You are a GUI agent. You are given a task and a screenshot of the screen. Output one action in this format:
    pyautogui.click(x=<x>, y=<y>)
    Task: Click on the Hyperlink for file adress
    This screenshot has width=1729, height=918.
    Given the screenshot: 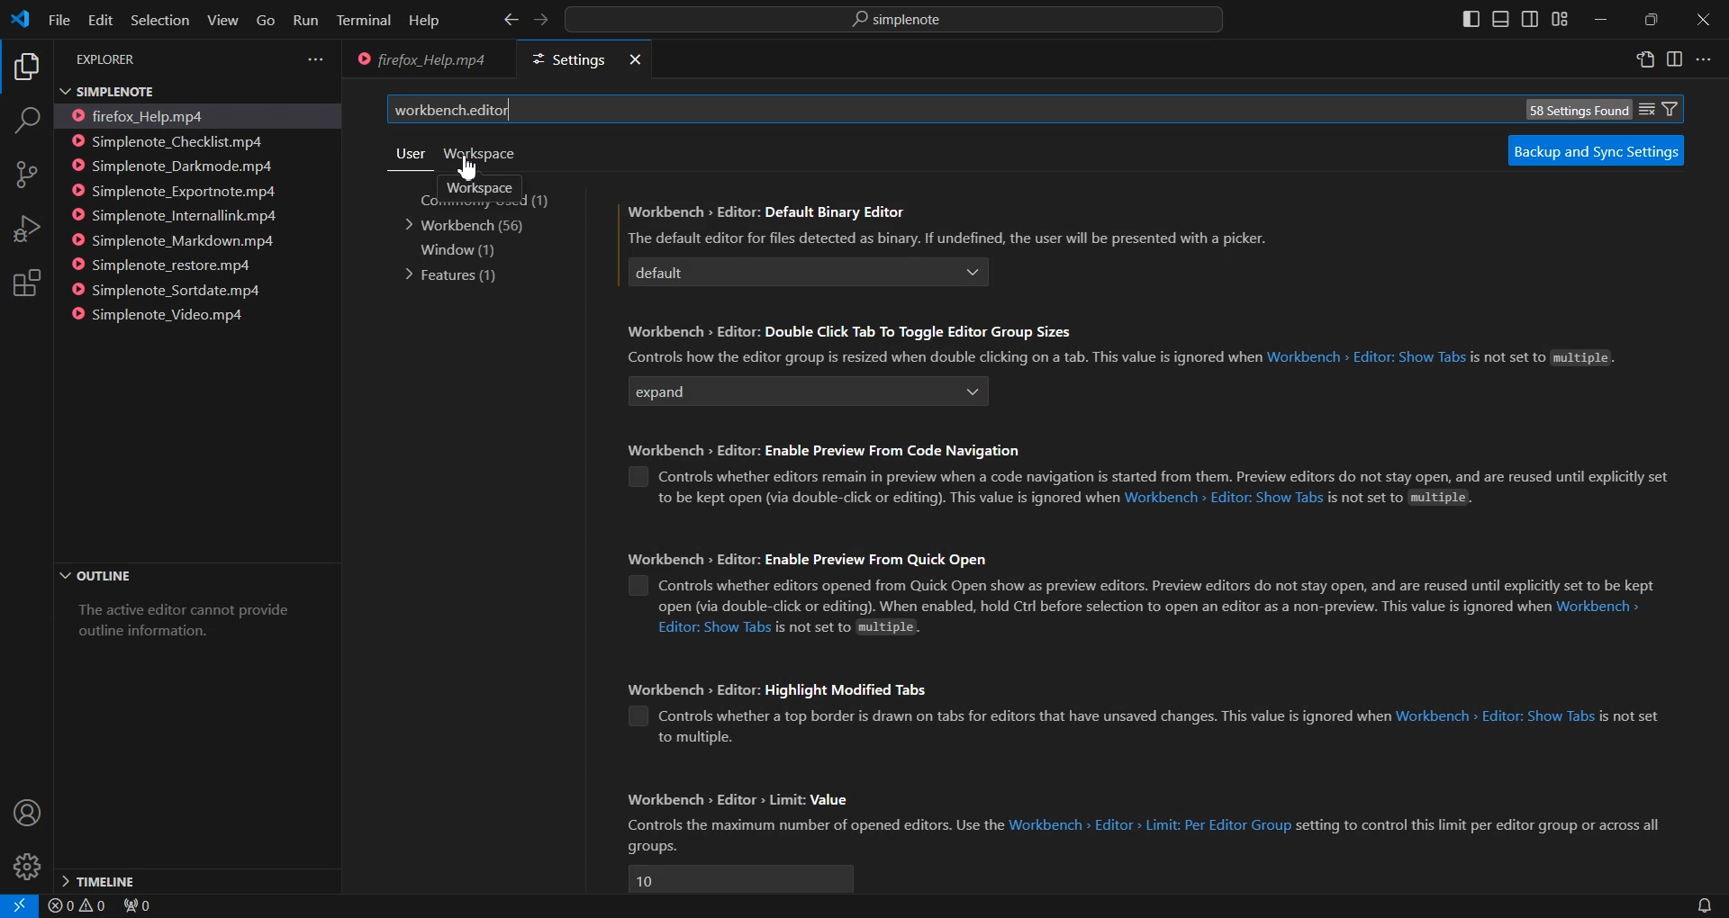 What is the action you would take?
    pyautogui.click(x=1366, y=359)
    